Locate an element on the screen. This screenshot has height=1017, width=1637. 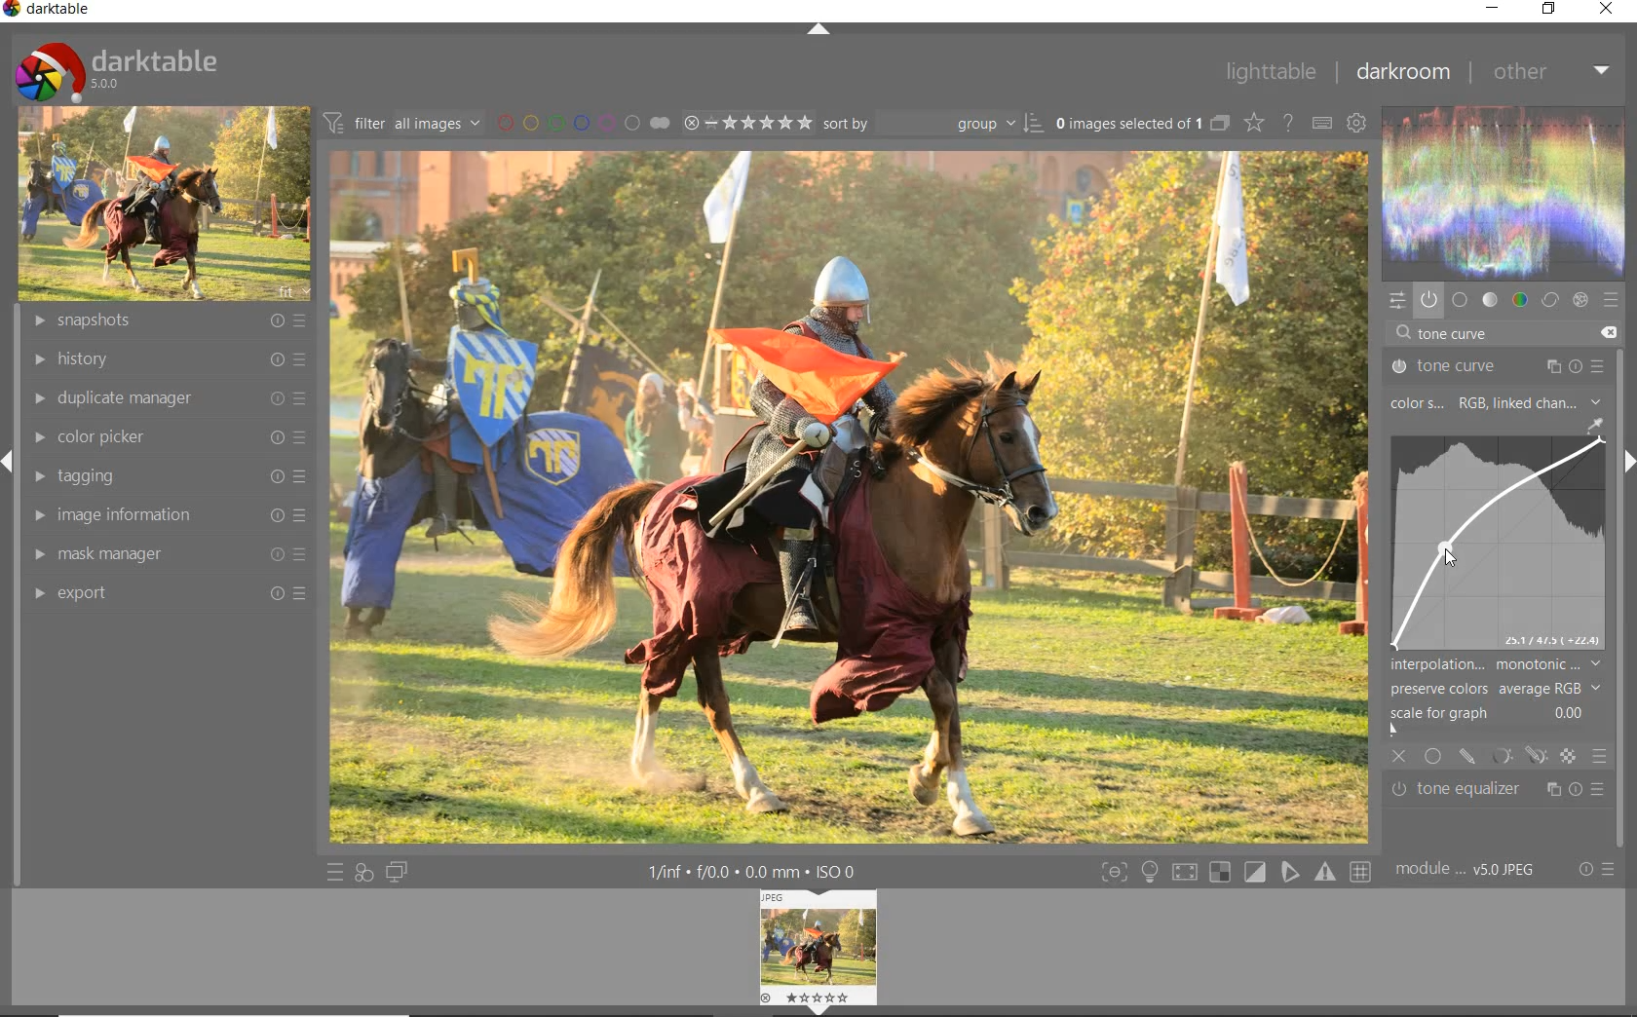
input value is located at coordinates (1457, 335).